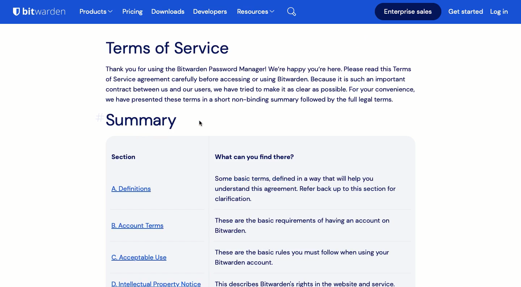 The image size is (521, 287). Describe the element at coordinates (126, 158) in the screenshot. I see `section` at that location.